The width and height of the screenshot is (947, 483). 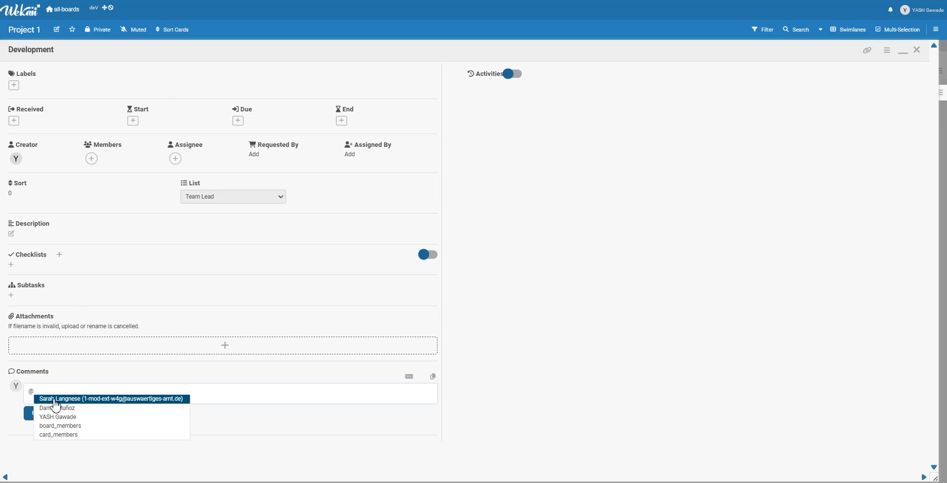 What do you see at coordinates (868, 50) in the screenshot?
I see `Copy card link` at bounding box center [868, 50].